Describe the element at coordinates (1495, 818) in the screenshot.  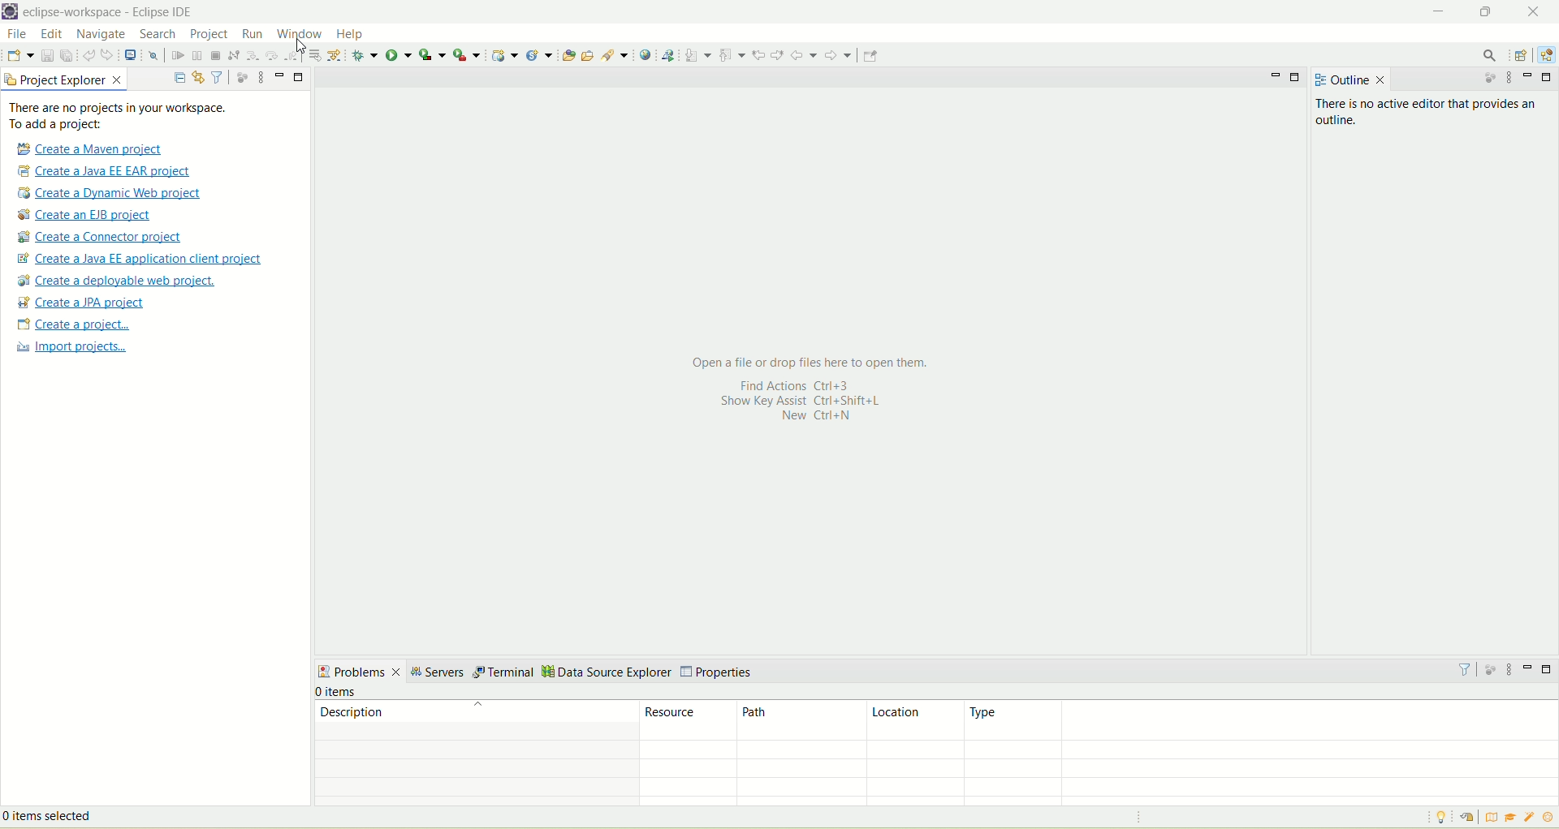
I see `overview` at that location.